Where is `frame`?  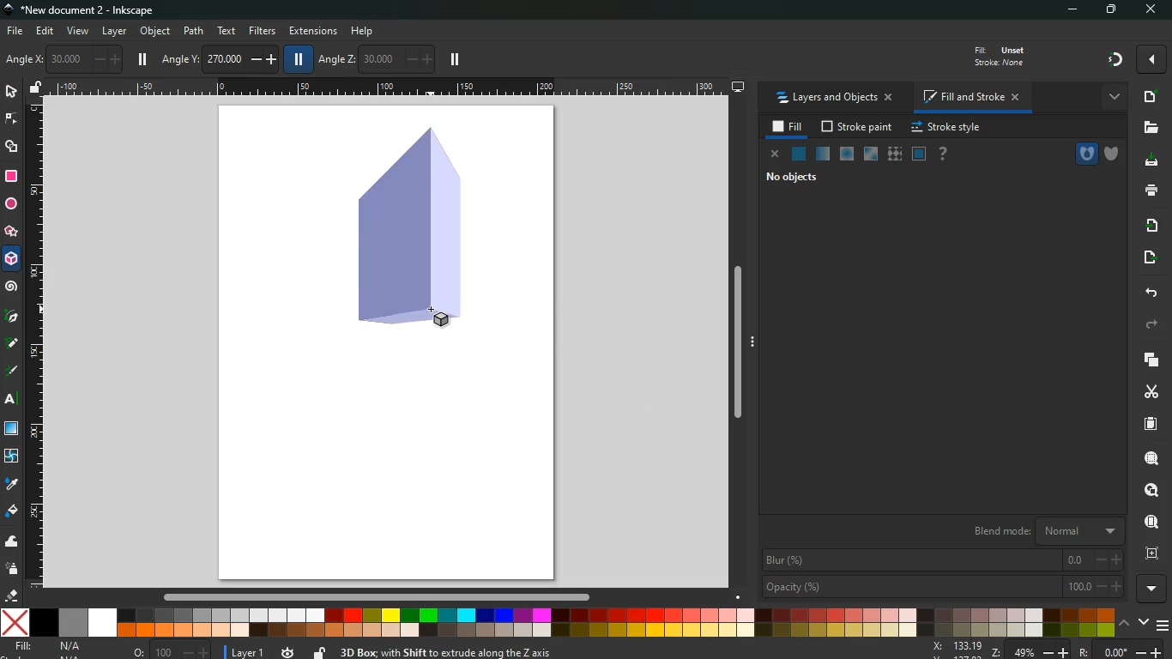 frame is located at coordinates (919, 154).